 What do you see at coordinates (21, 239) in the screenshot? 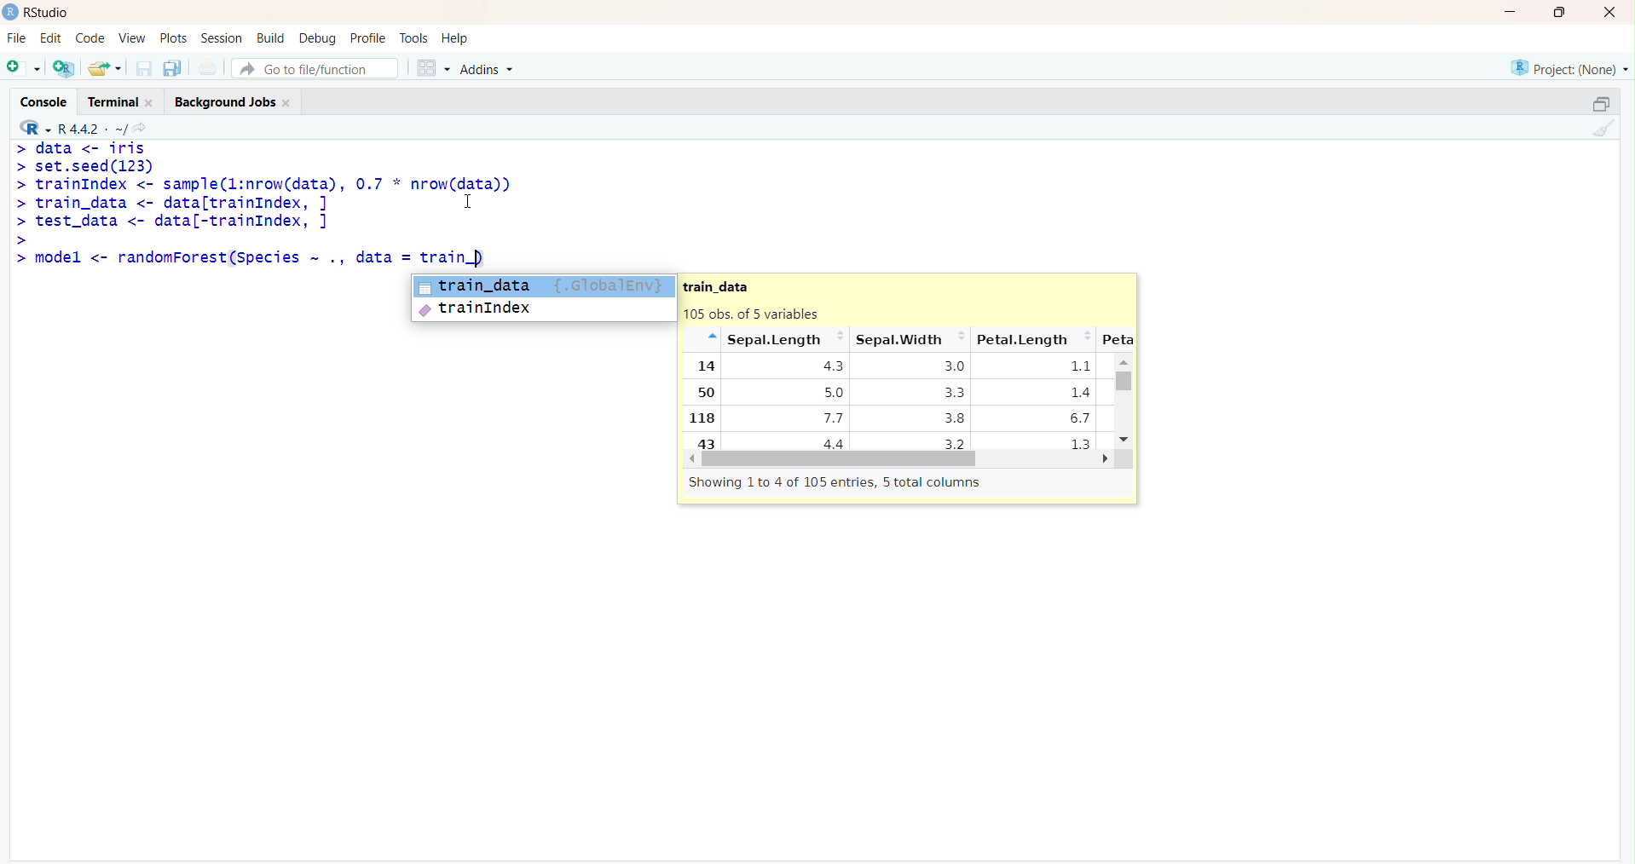
I see `Prompt cursor` at bounding box center [21, 239].